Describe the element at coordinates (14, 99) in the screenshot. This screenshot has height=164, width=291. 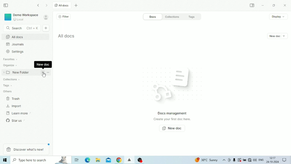
I see `Trash` at that location.